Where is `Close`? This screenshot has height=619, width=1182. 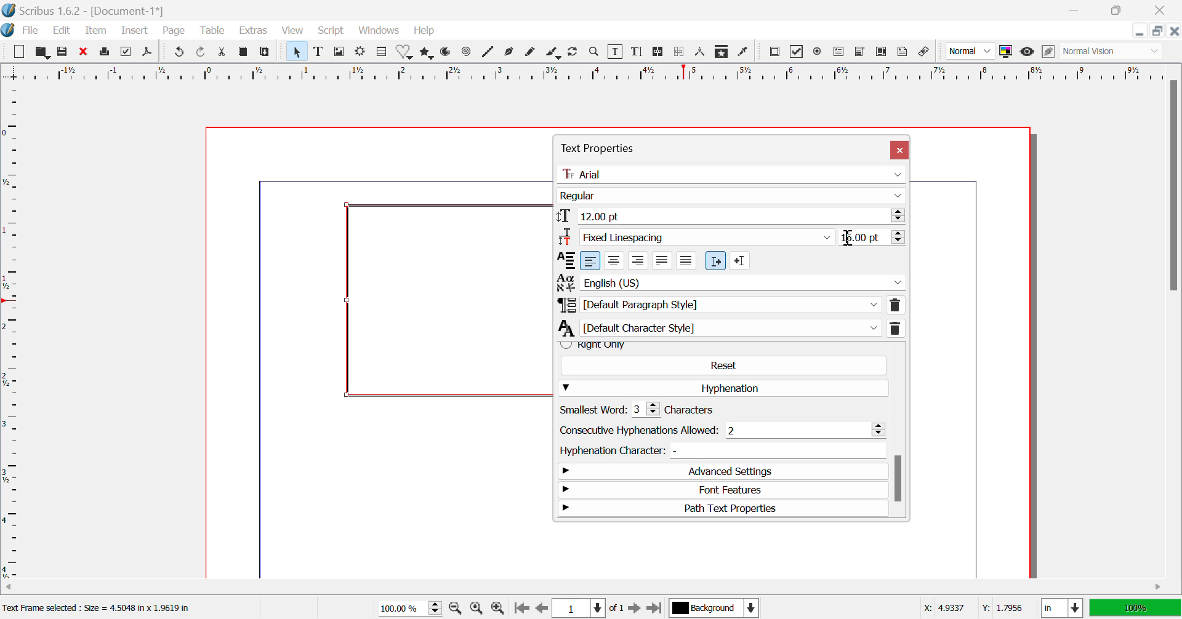
Close is located at coordinates (900, 150).